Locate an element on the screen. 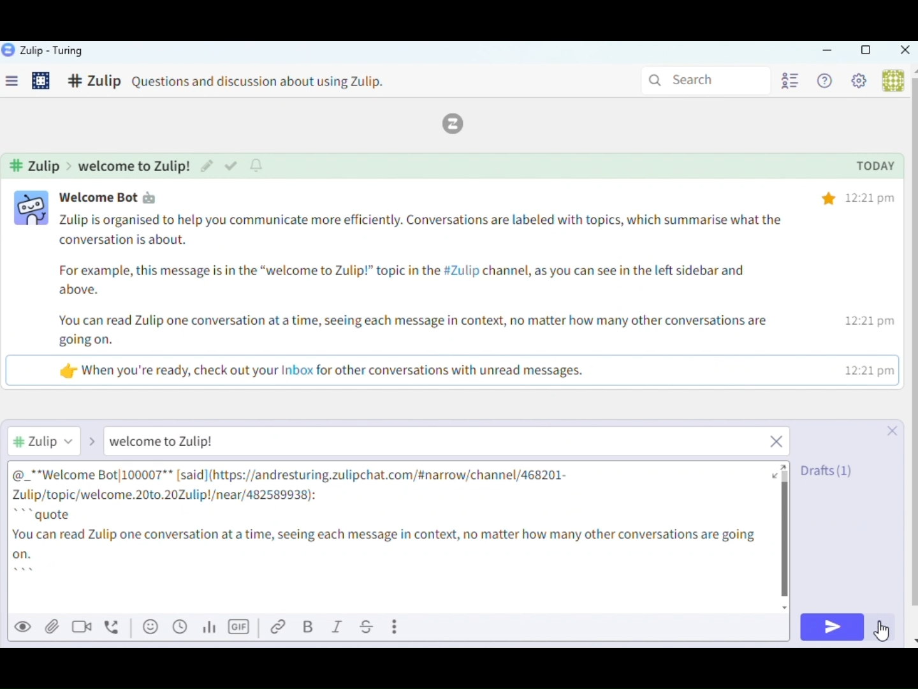 Image resolution: width=918 pixels, height=689 pixels. Message is located at coordinates (393, 536).